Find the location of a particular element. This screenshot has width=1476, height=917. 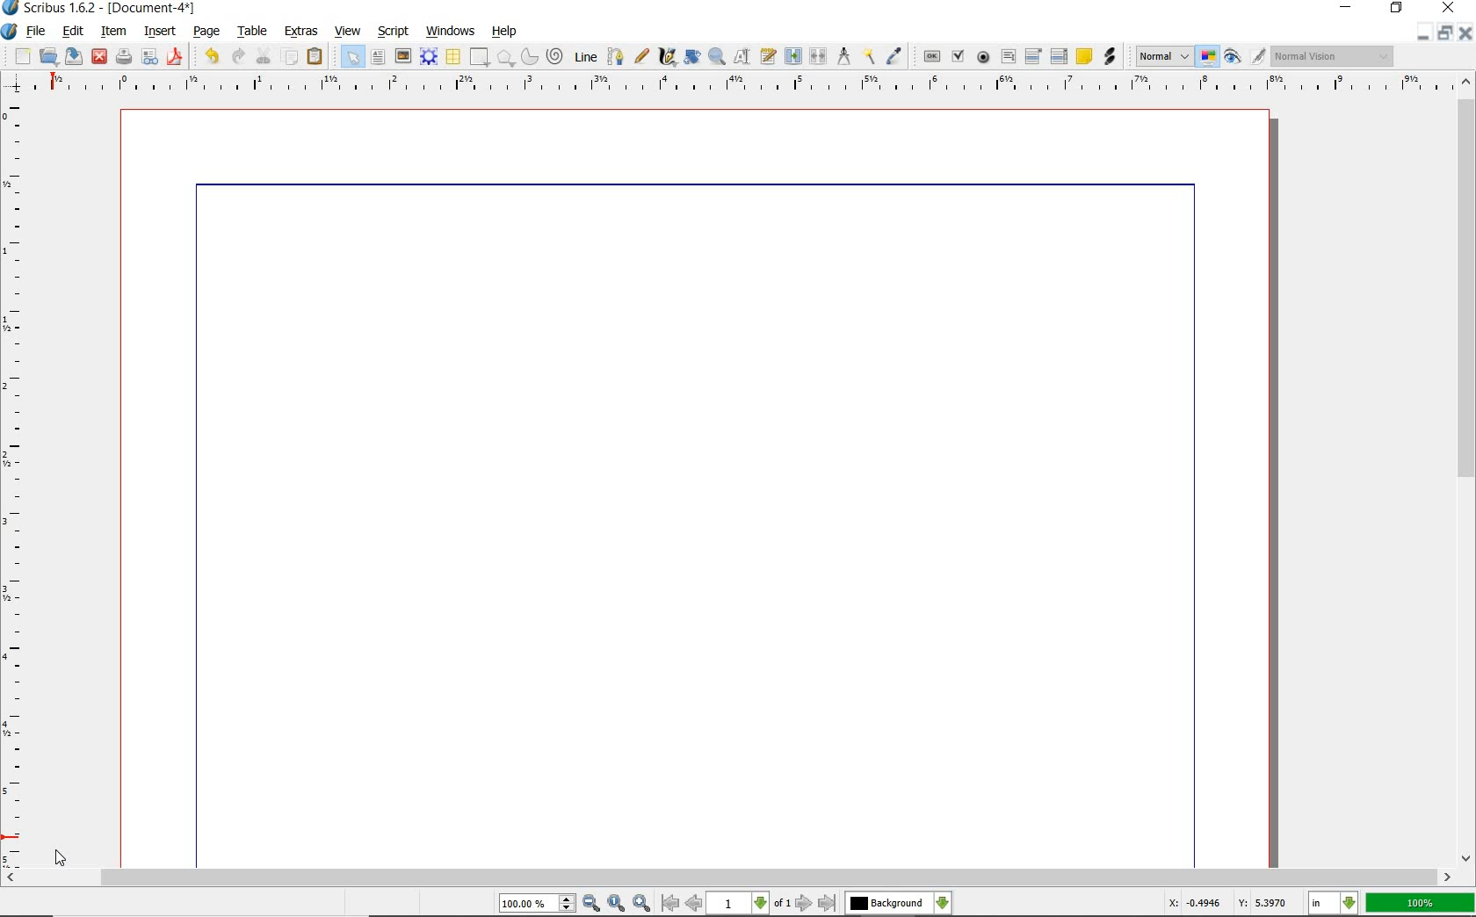

edit text with story editor is located at coordinates (770, 58).